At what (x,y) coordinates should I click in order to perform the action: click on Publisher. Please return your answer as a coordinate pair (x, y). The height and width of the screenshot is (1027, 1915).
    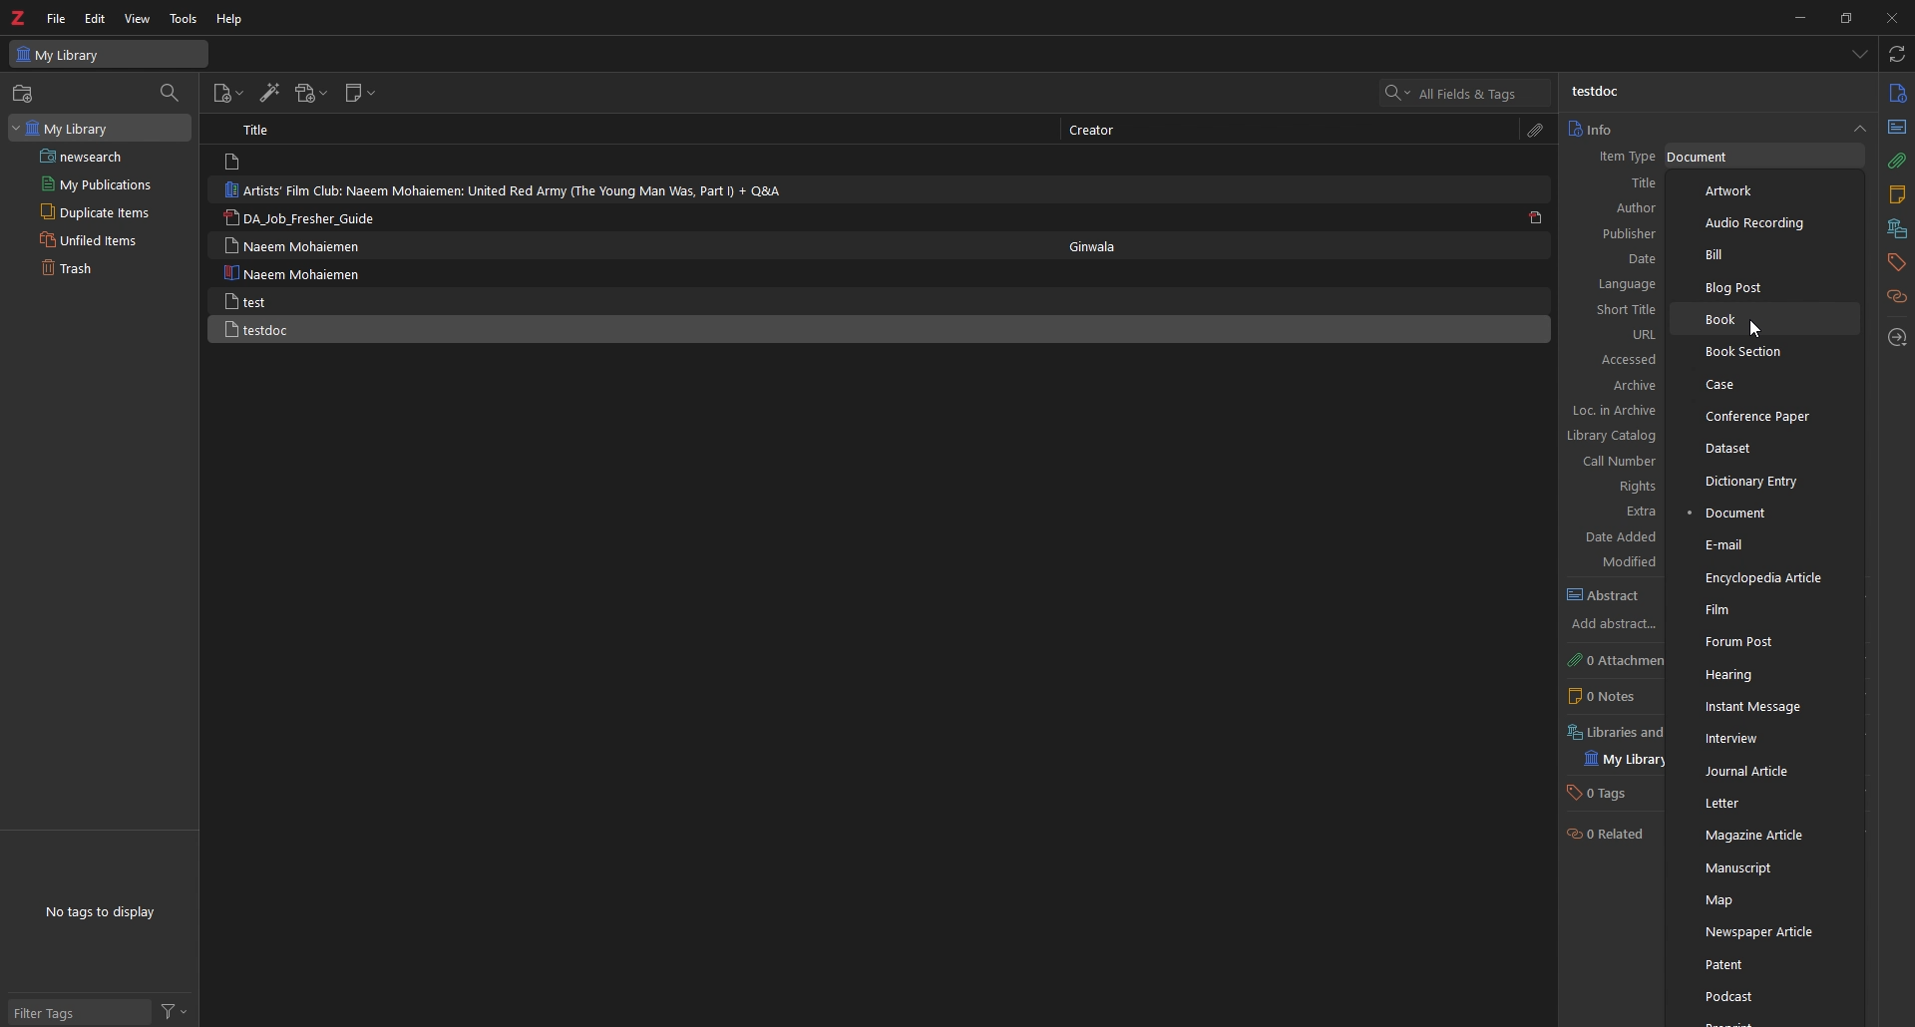
    Looking at the image, I should click on (1626, 234).